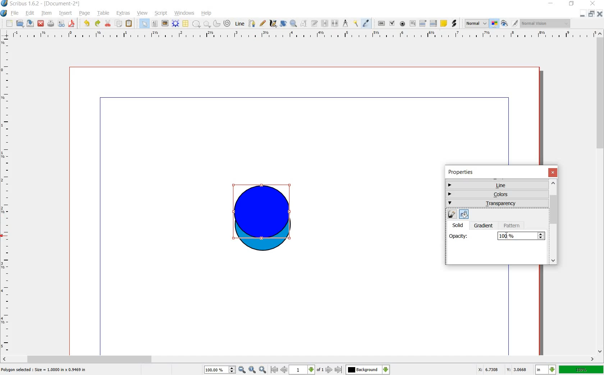 The image size is (604, 375). I want to click on preflight verifier, so click(61, 24).